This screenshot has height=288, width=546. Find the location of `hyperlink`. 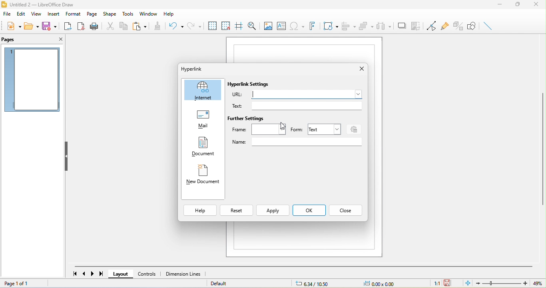

hyperlink is located at coordinates (192, 69).